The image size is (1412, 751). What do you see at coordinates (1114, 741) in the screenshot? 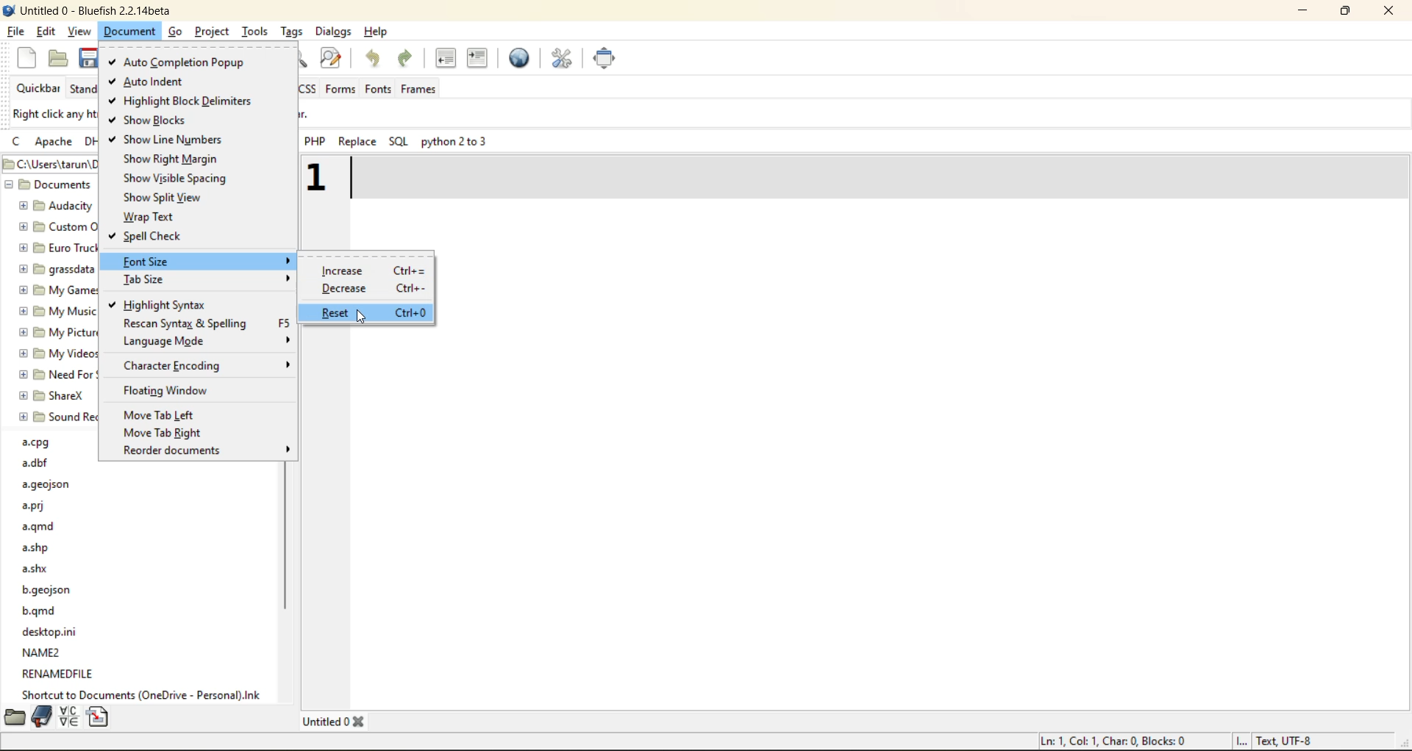
I see `Ln: 1, Col: 1, Char: 0, Blocks: 0` at bounding box center [1114, 741].